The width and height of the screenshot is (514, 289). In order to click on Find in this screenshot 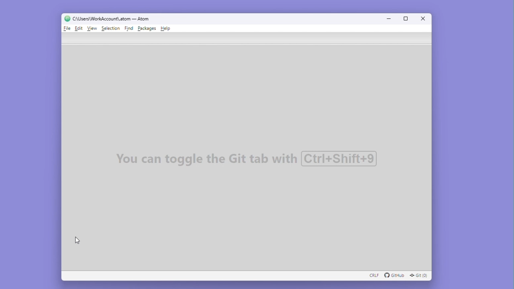, I will do `click(129, 28)`.